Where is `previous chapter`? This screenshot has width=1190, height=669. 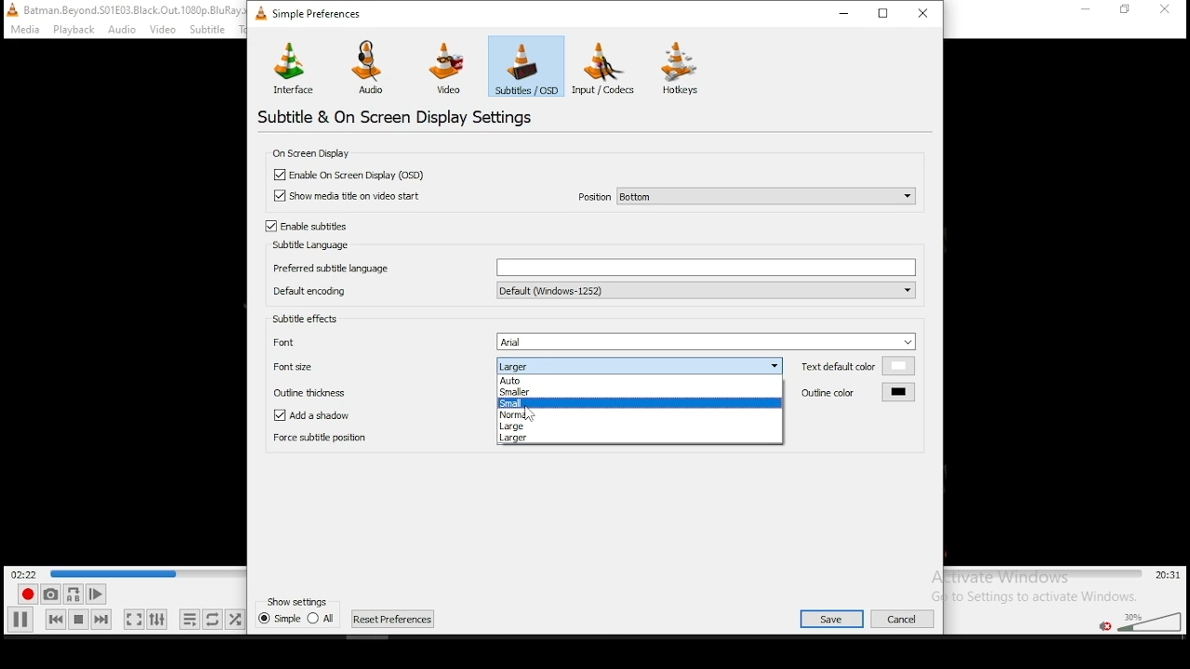 previous chapter is located at coordinates (297, 623).